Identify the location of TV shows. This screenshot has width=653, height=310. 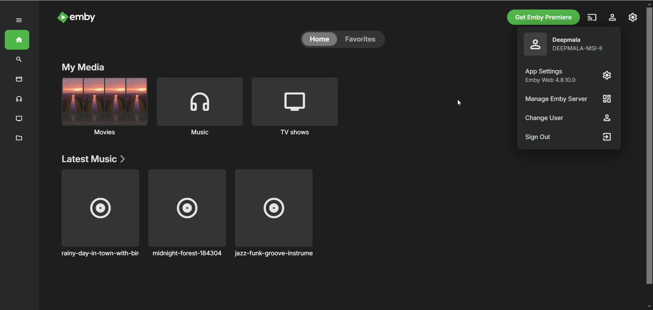
(20, 119).